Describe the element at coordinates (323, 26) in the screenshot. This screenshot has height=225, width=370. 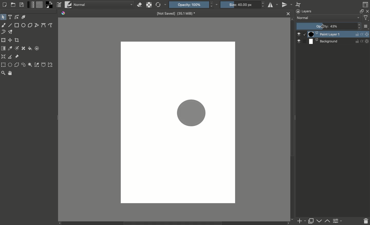
I see `cursor` at that location.